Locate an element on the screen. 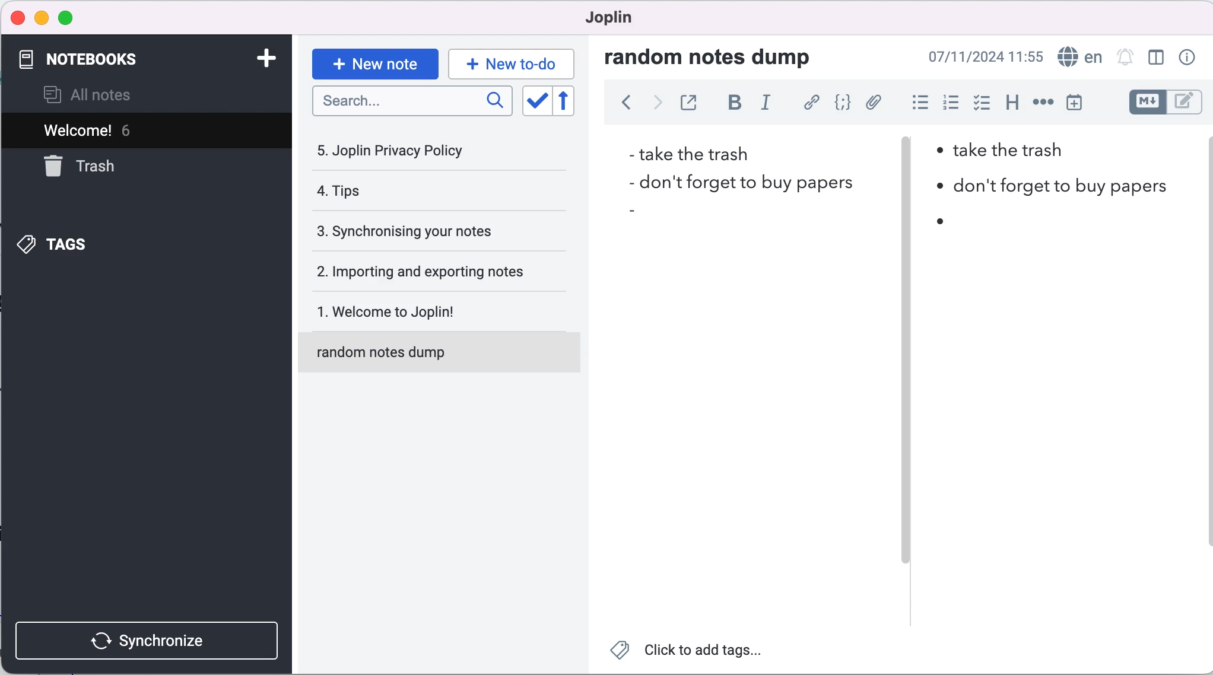 The width and height of the screenshot is (1213, 675). attach file is located at coordinates (872, 104).